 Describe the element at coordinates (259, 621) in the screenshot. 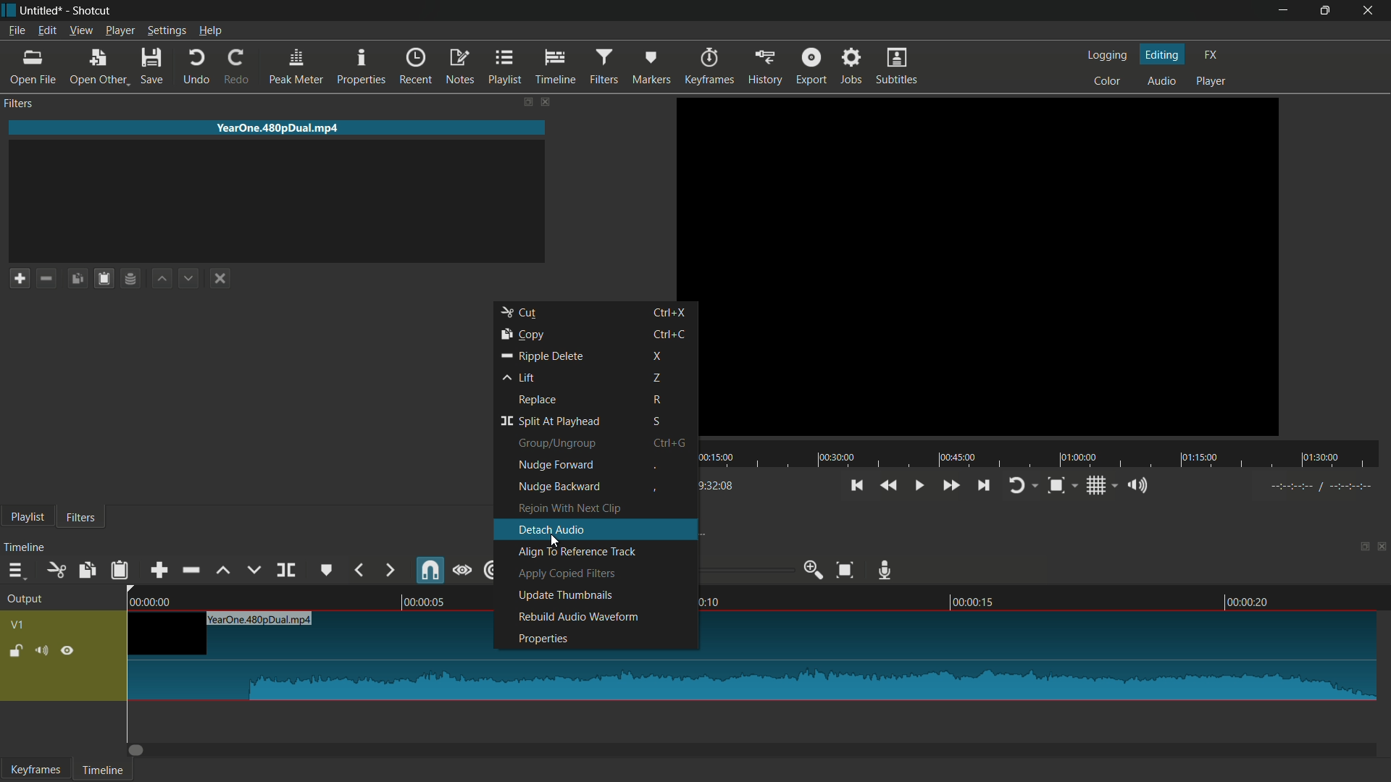

I see `track name` at that location.